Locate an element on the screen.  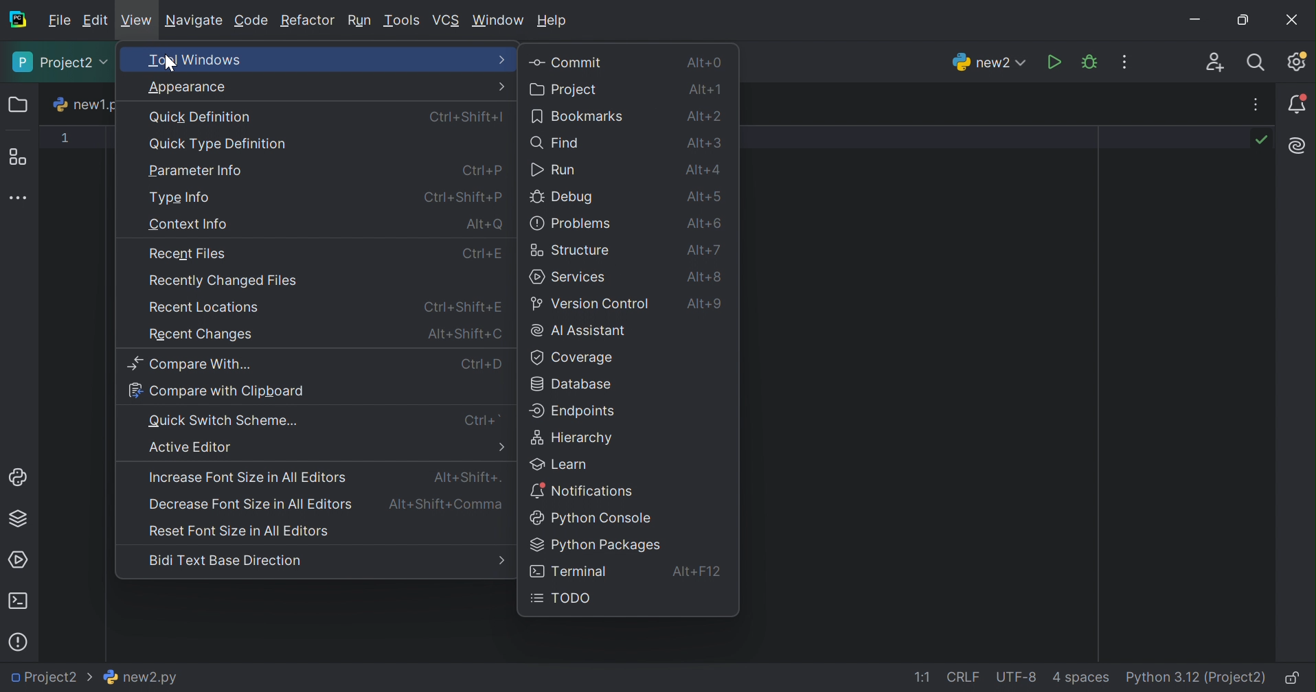
Endpoints is located at coordinates (577, 411).